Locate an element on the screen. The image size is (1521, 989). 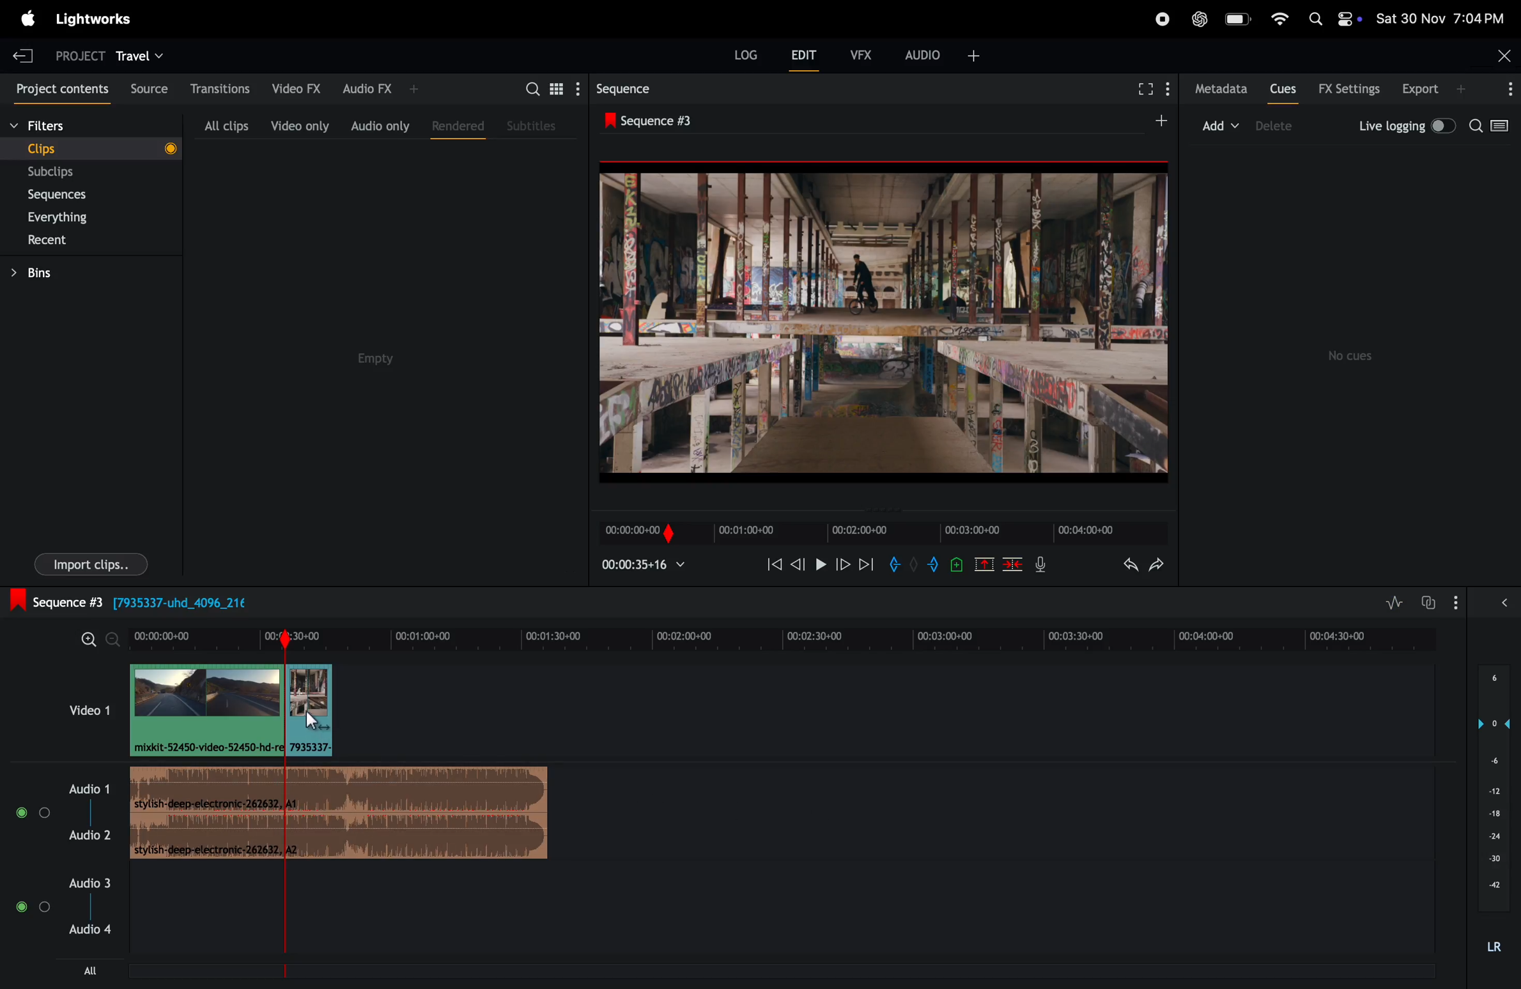
clips is located at coordinates (89, 148).